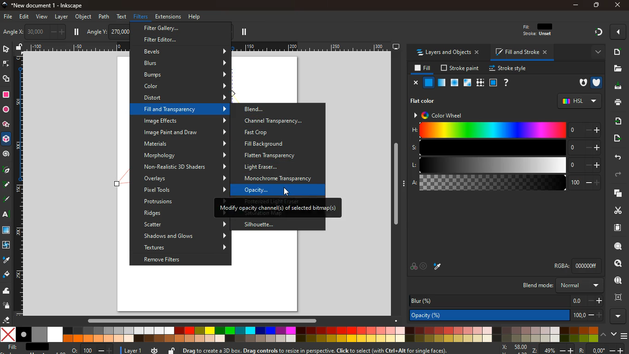 The image size is (629, 354). What do you see at coordinates (176, 202) in the screenshot?
I see `protrusions` at bounding box center [176, 202].